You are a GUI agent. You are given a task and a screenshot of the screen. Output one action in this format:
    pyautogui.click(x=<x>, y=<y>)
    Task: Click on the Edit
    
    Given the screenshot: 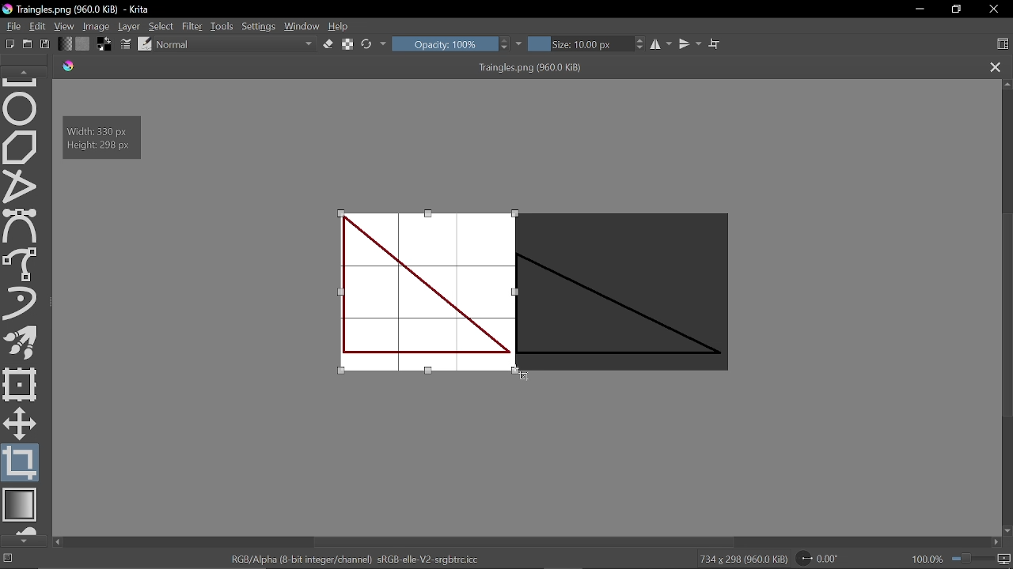 What is the action you would take?
    pyautogui.click(x=39, y=27)
    